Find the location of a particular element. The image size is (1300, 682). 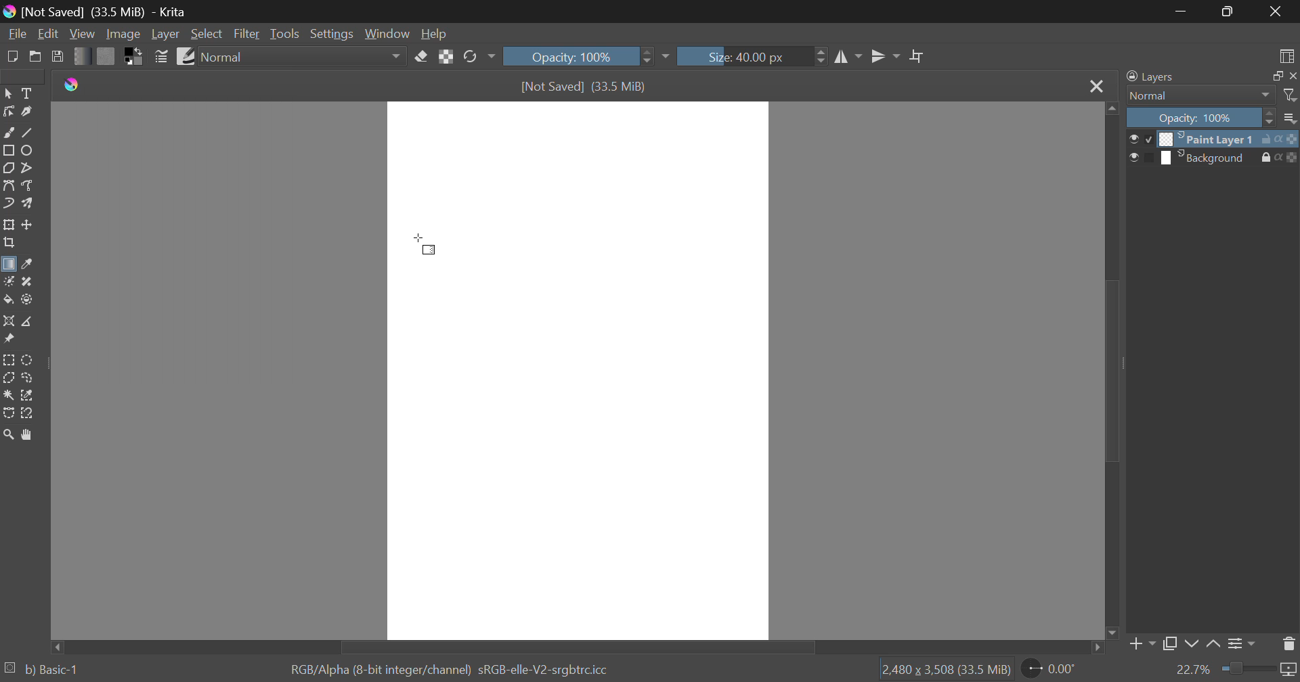

Pan is located at coordinates (26, 434).